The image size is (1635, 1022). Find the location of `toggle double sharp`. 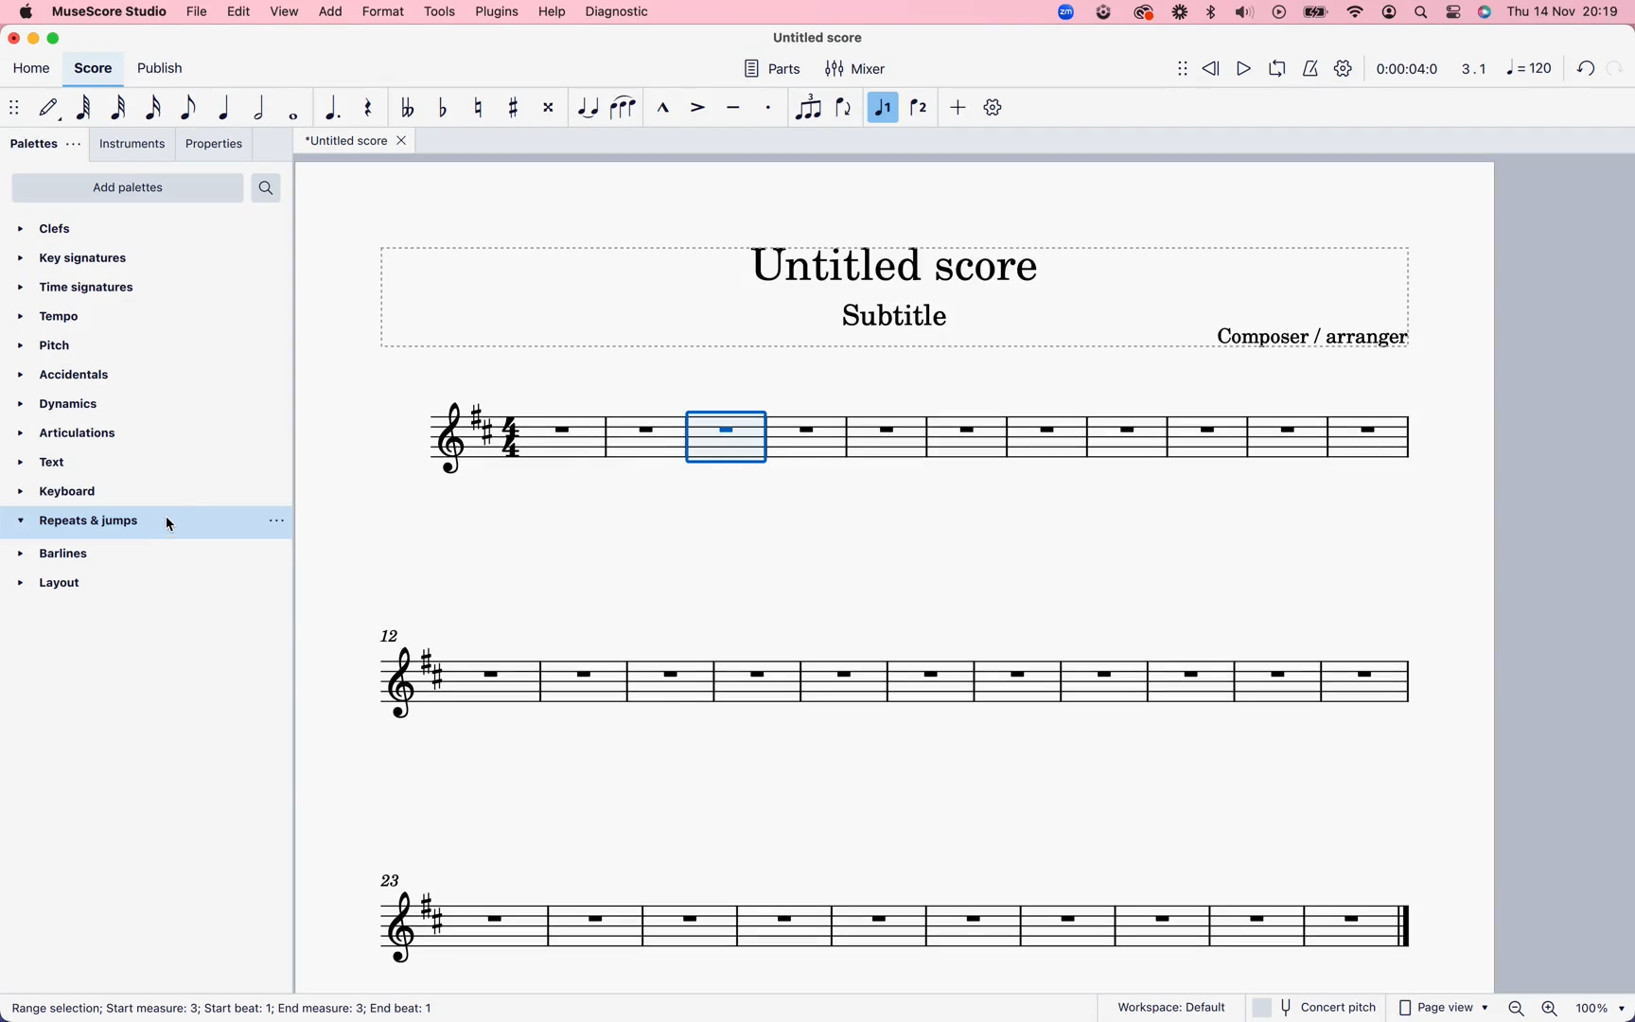

toggle double sharp is located at coordinates (551, 108).